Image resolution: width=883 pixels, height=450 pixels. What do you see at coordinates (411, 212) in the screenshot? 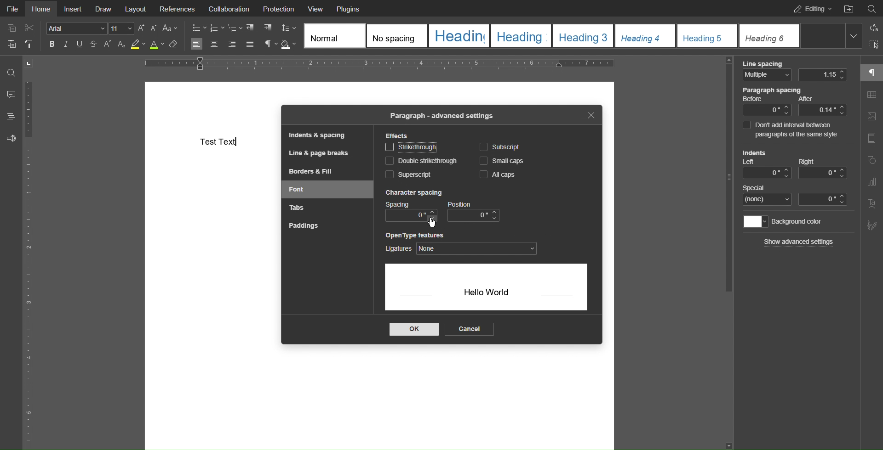
I see `Spacing ` at bounding box center [411, 212].